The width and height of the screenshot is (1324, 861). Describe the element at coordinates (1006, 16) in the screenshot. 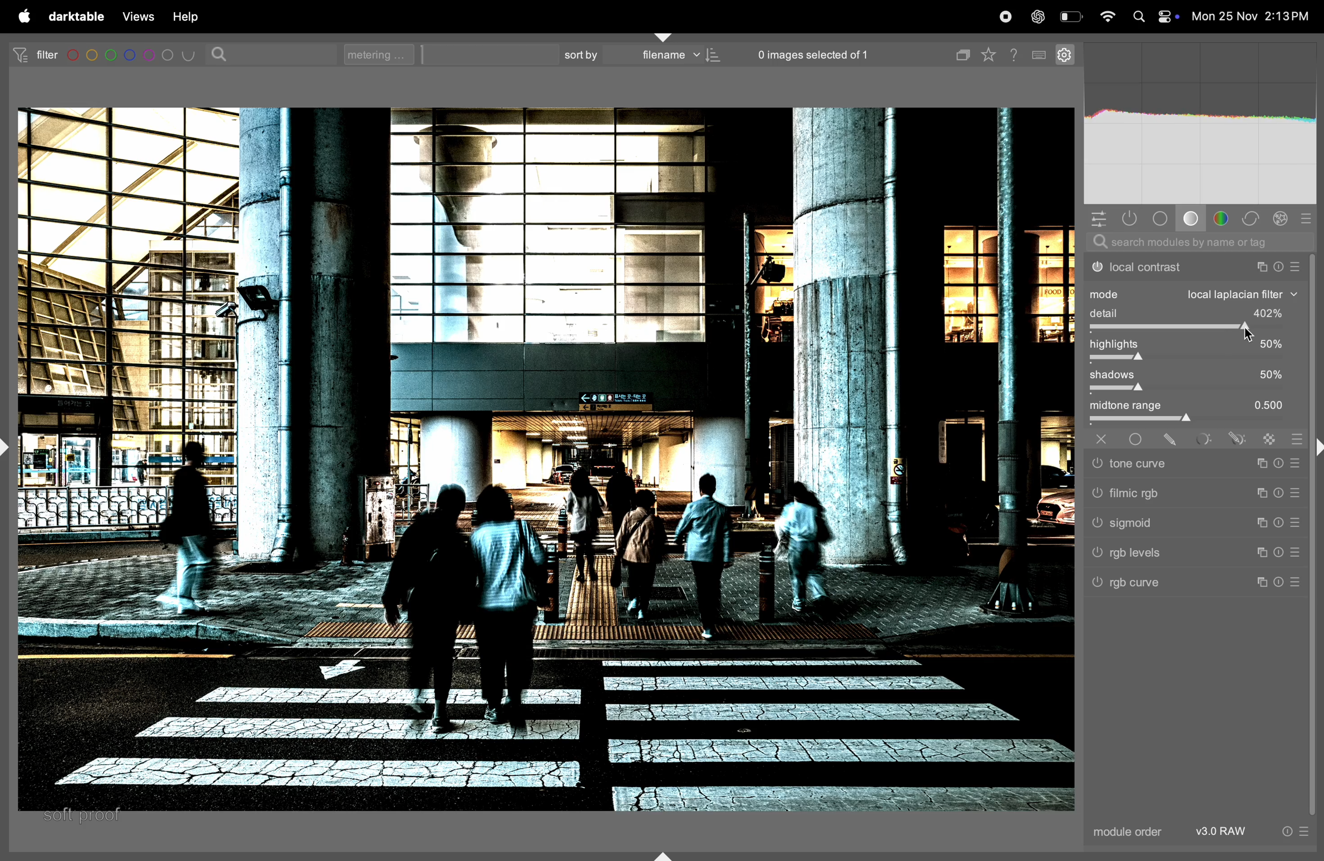

I see `record` at that location.